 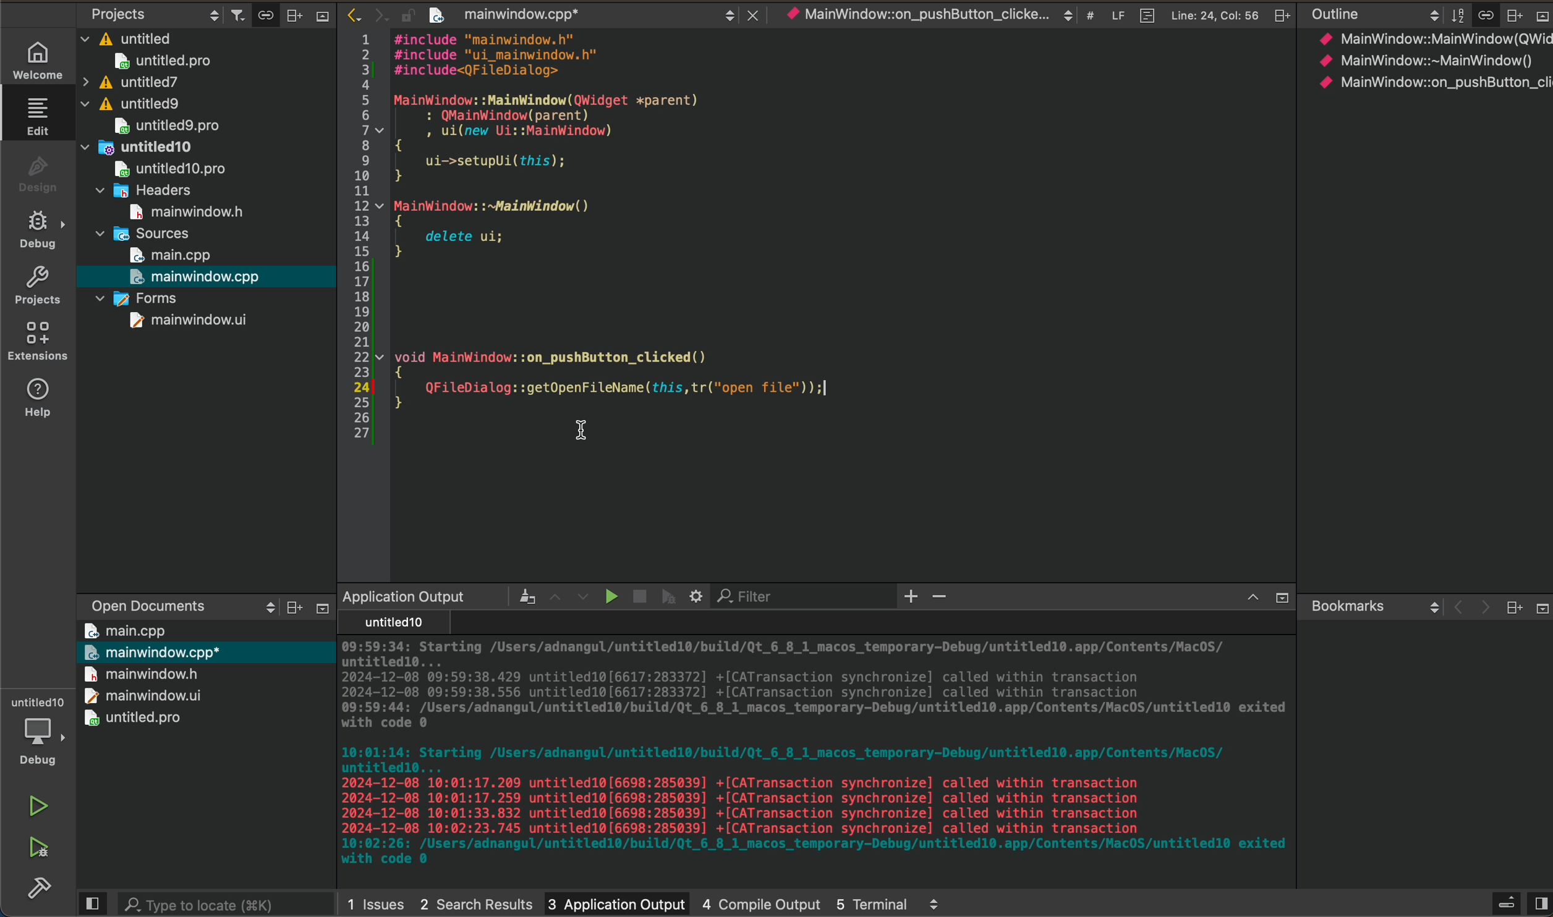 I want to click on untitled9.pro, so click(x=166, y=125).